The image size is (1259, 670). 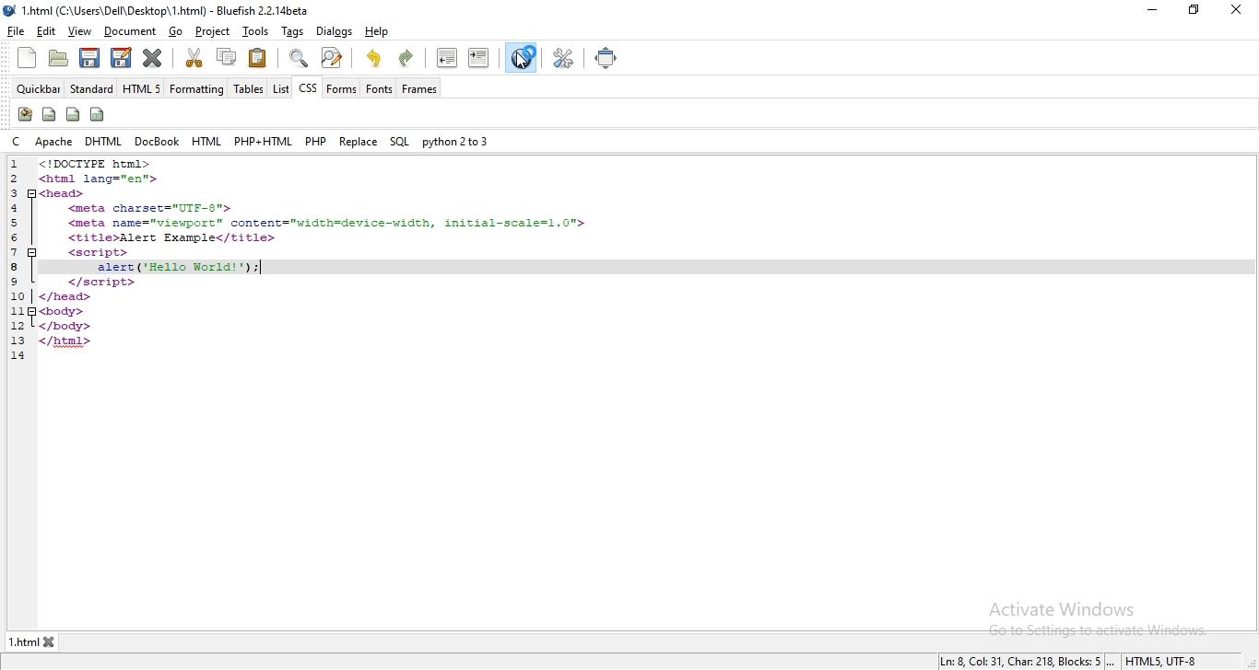 What do you see at coordinates (53, 642) in the screenshot?
I see `close` at bounding box center [53, 642].